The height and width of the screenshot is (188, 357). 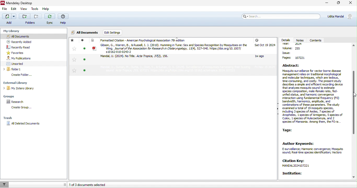 What do you see at coordinates (85, 33) in the screenshot?
I see `All documents` at bounding box center [85, 33].